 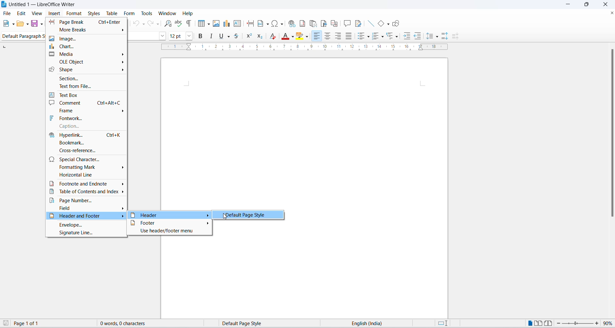 I want to click on default page style, so click(x=250, y=215).